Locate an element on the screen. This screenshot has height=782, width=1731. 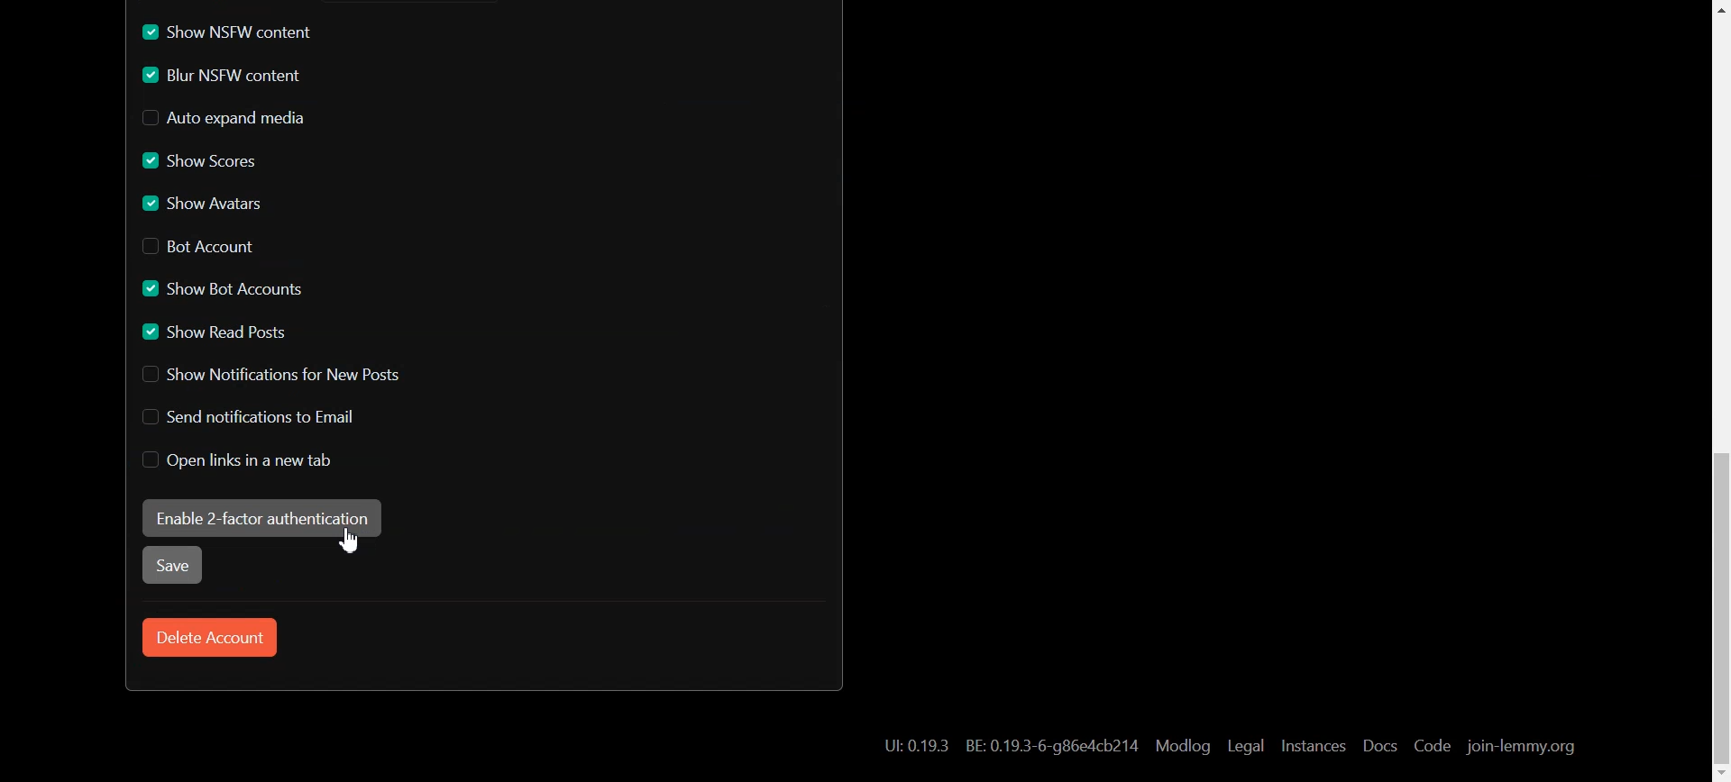
Save is located at coordinates (174, 564).